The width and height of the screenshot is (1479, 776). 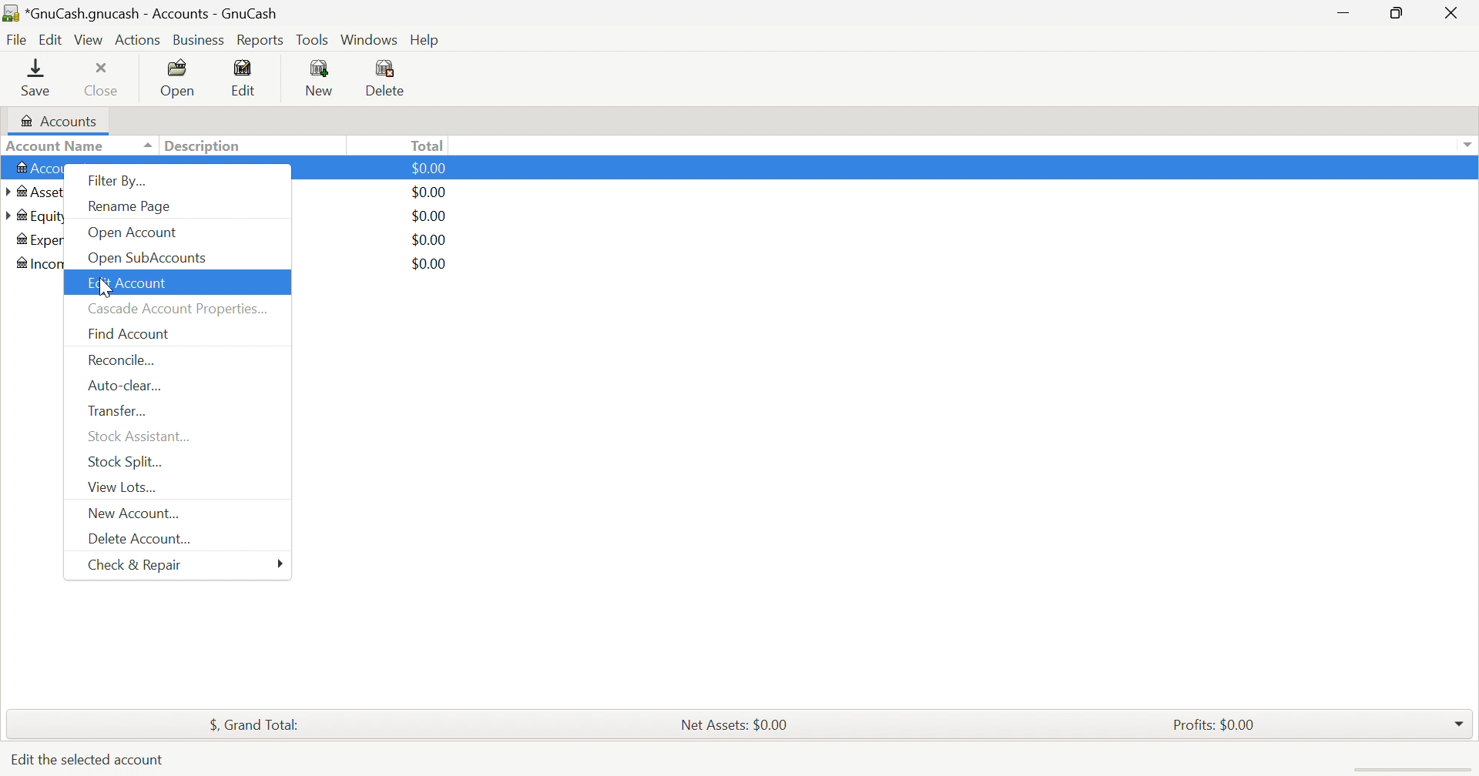 I want to click on Delete Account..., so click(x=141, y=539).